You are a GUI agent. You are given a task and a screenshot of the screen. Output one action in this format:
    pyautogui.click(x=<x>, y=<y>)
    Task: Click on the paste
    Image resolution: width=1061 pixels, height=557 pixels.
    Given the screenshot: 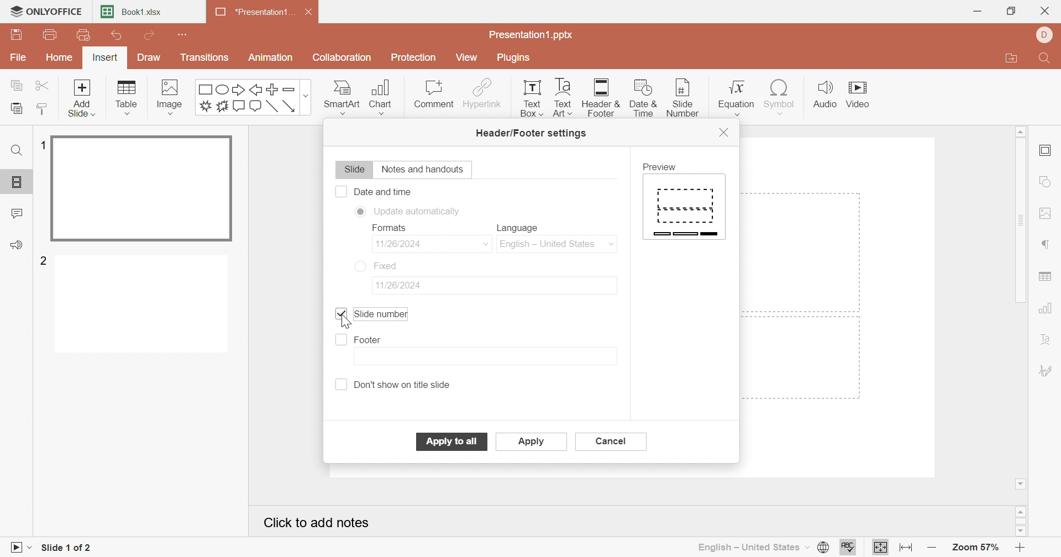 What is the action you would take?
    pyautogui.click(x=15, y=109)
    